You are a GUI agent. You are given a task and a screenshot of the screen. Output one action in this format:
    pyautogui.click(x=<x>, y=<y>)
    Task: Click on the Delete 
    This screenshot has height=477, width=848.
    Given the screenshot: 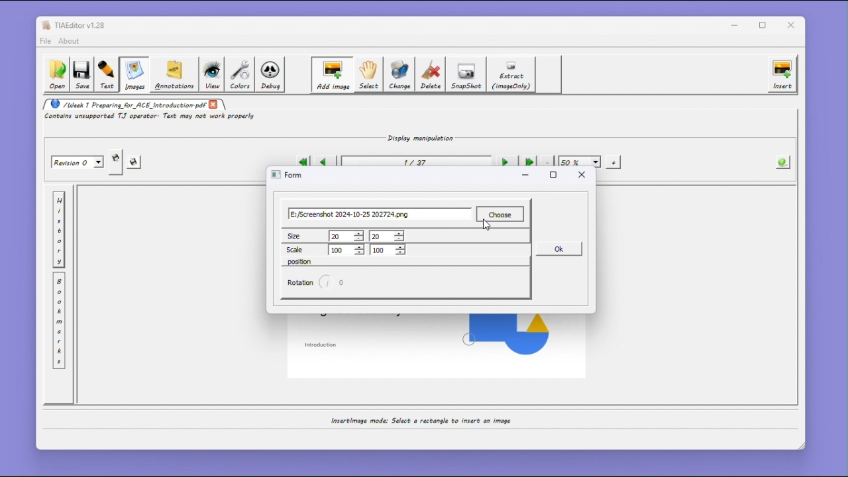 What is the action you would take?
    pyautogui.click(x=431, y=74)
    